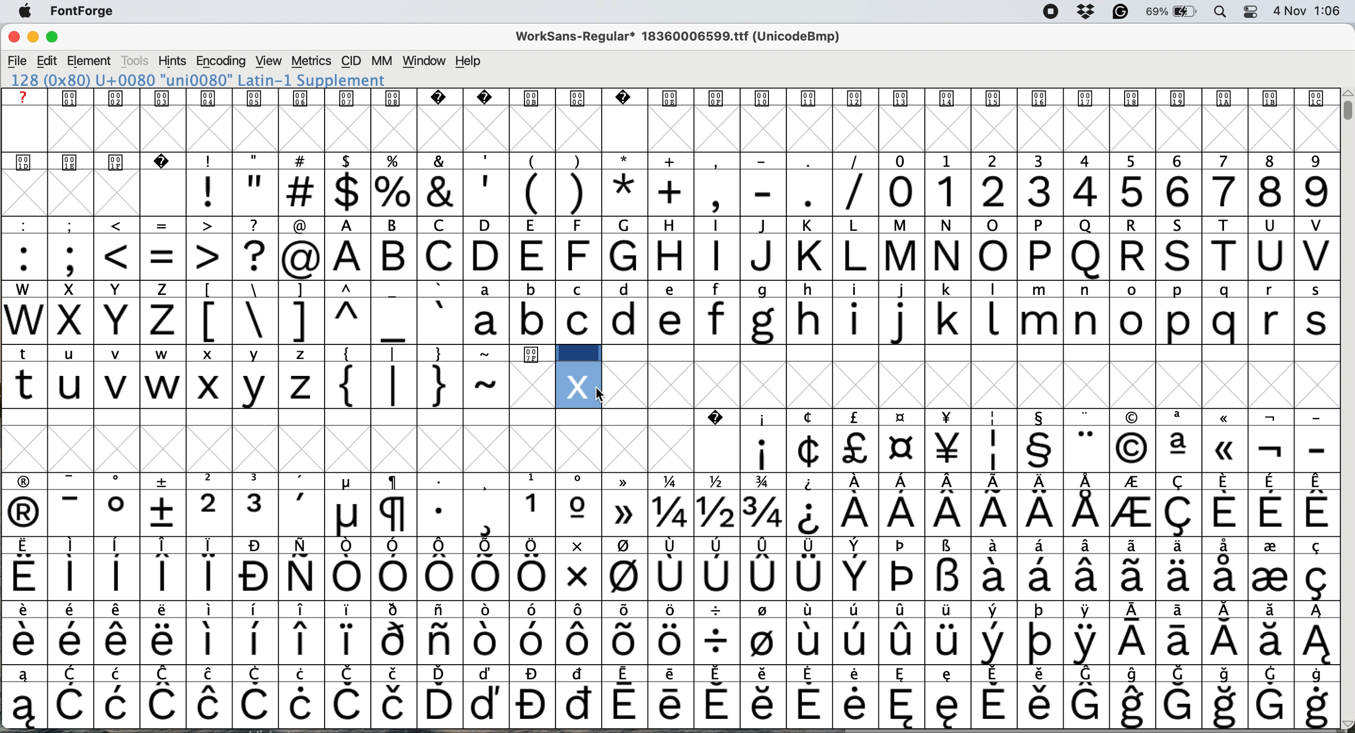 The image size is (1355, 733). What do you see at coordinates (1171, 12) in the screenshot?
I see `battery` at bounding box center [1171, 12].